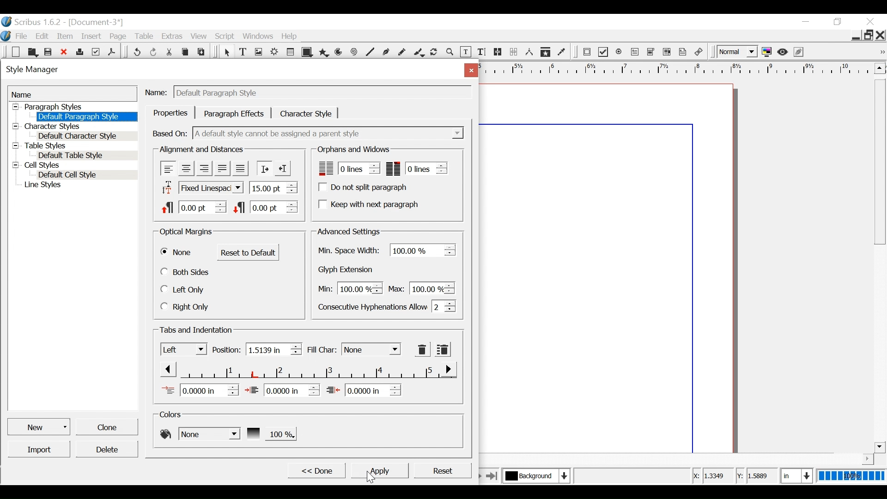 The height and width of the screenshot is (499, 887). I want to click on Cut, so click(170, 51).